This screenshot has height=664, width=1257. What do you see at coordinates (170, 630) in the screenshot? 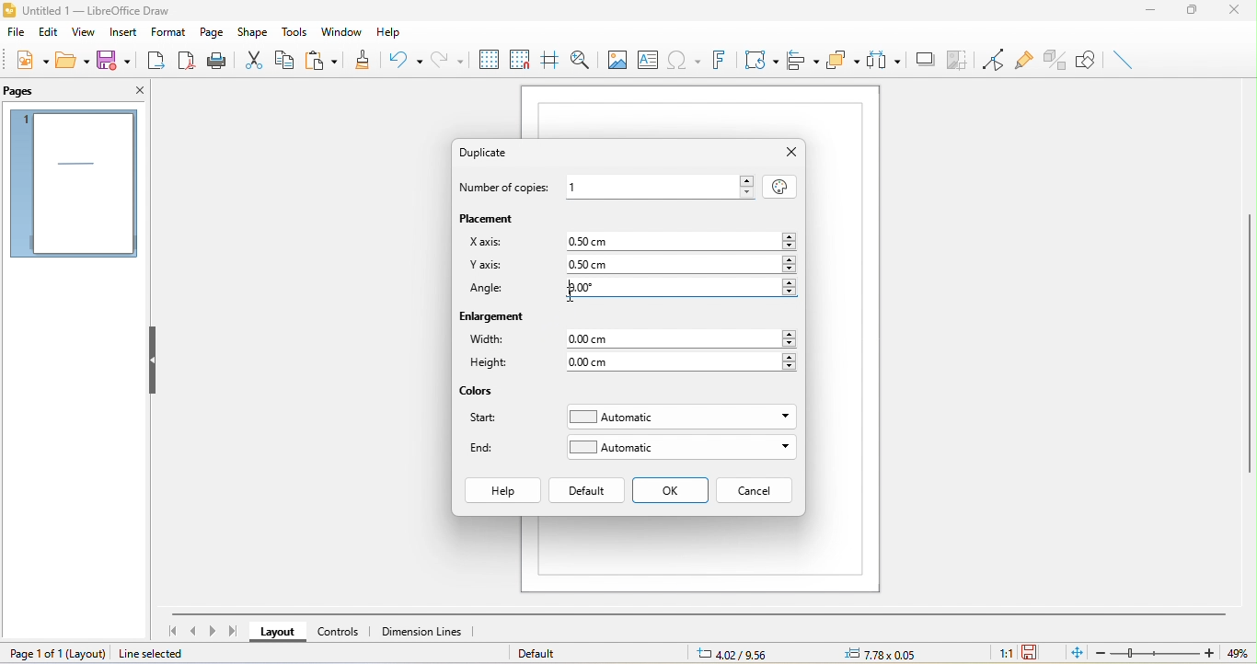
I see `first page` at bounding box center [170, 630].